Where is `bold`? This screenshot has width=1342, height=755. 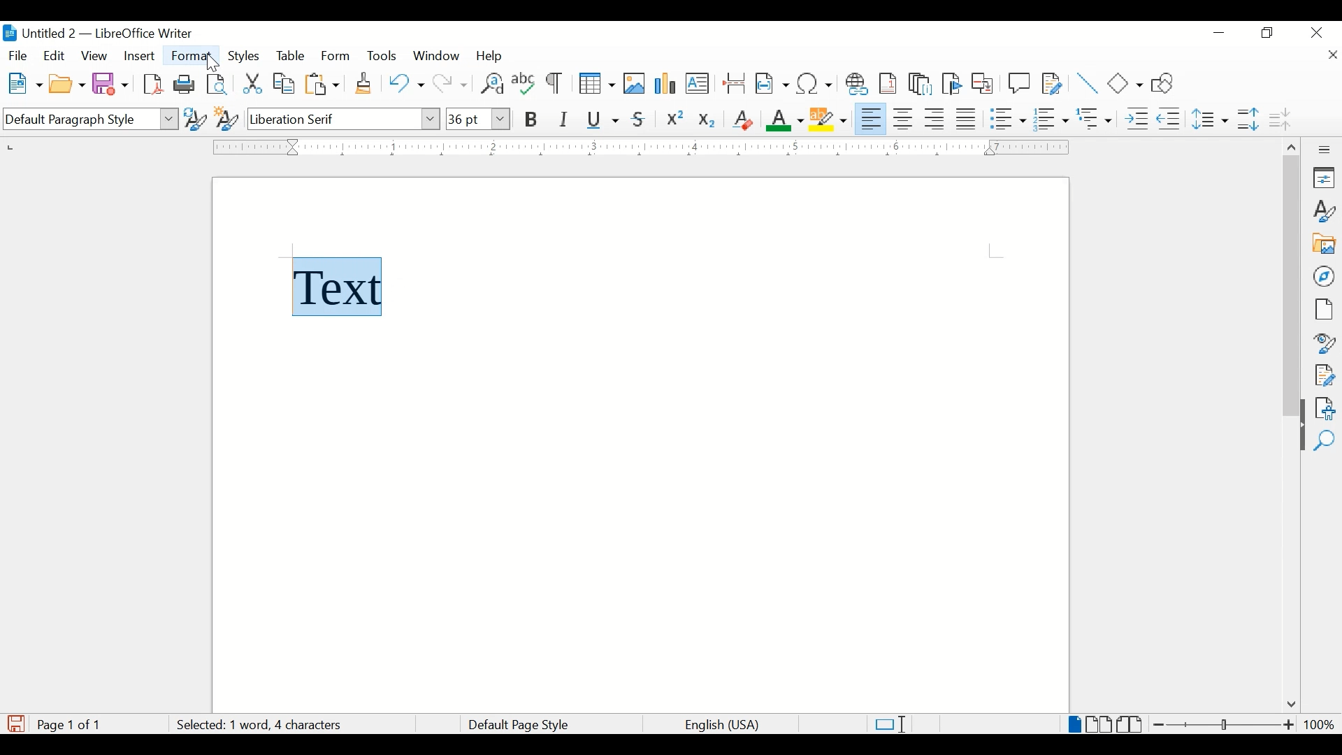
bold is located at coordinates (532, 120).